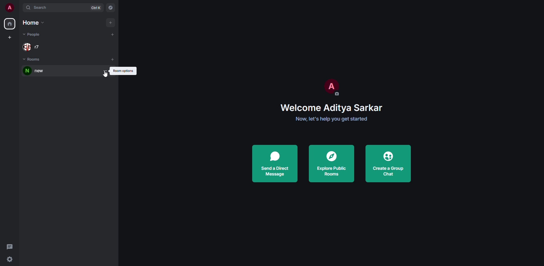  I want to click on profile, so click(9, 7).